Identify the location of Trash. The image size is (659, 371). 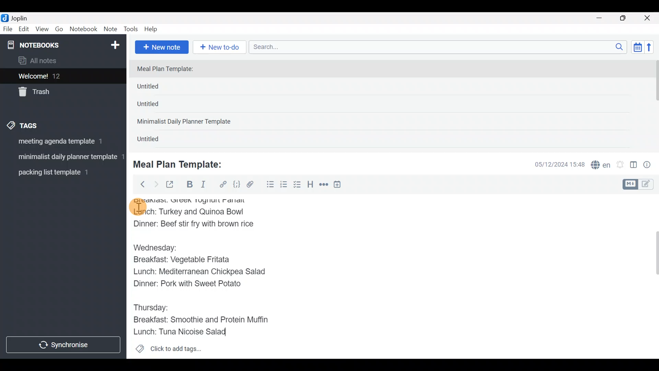
(59, 92).